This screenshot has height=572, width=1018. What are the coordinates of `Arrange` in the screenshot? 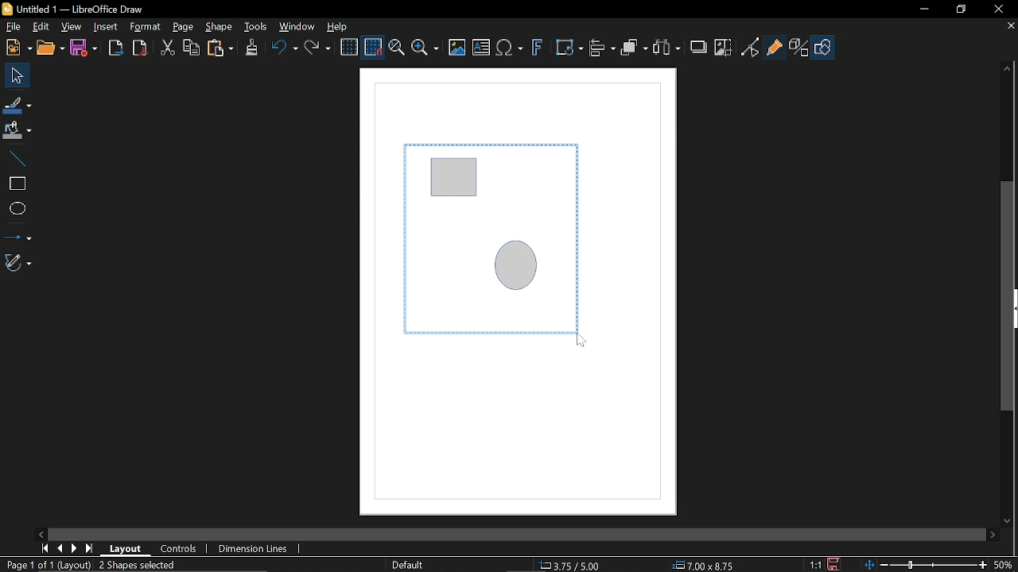 It's located at (635, 48).